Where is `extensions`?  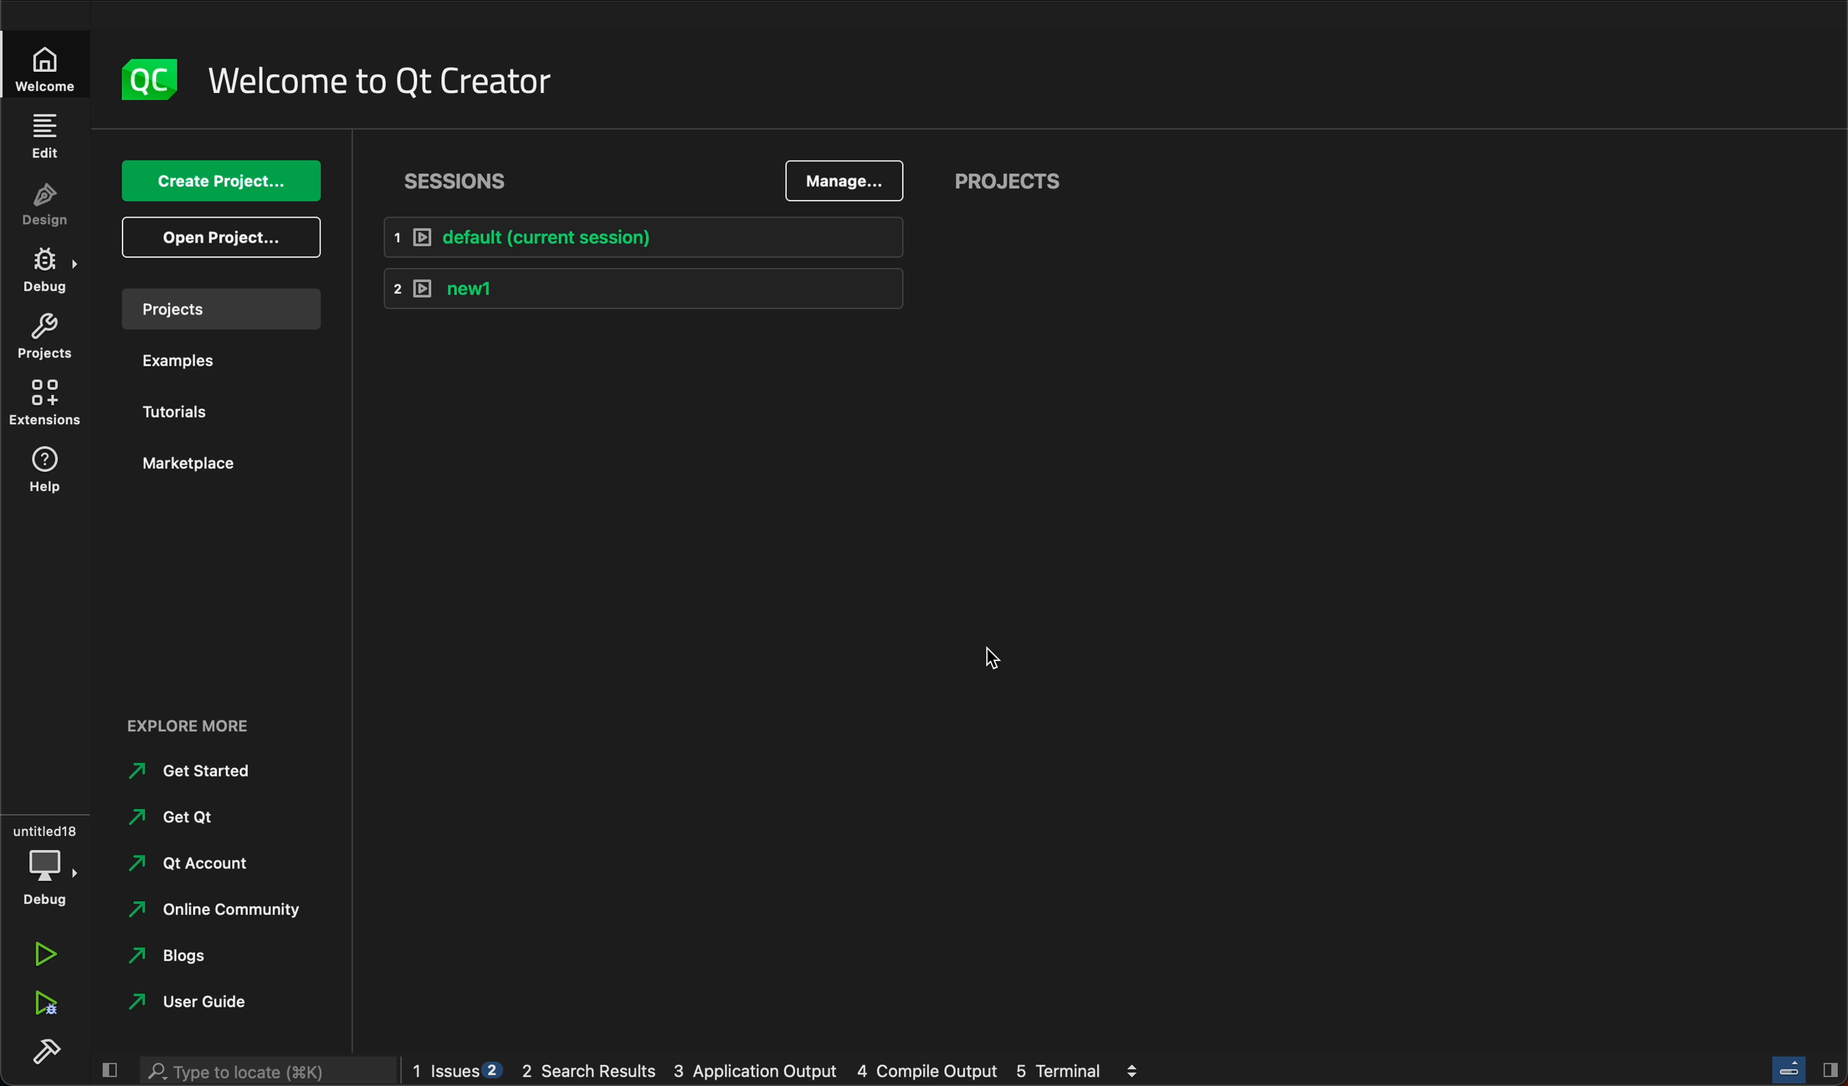 extensions is located at coordinates (47, 403).